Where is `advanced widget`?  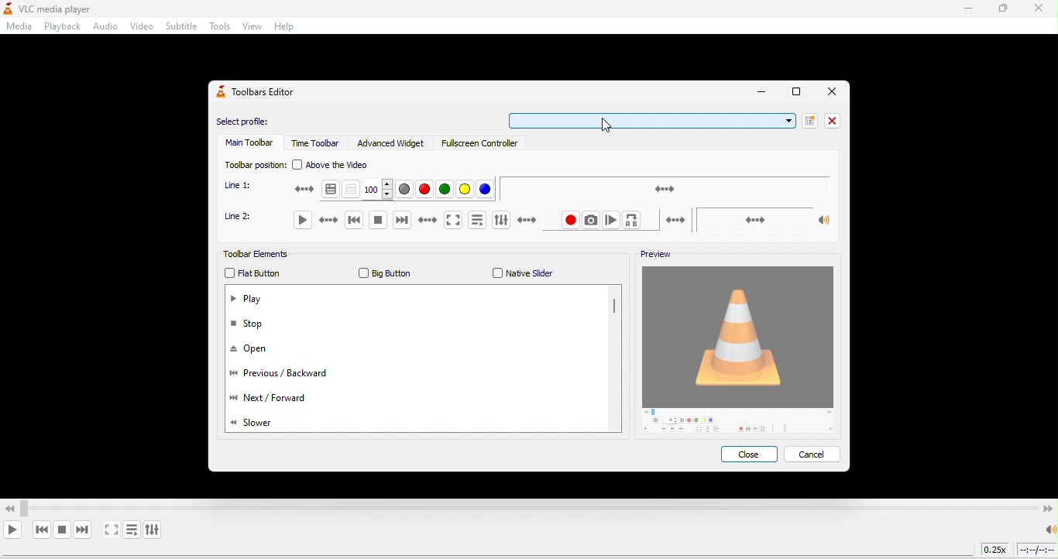 advanced widget is located at coordinates (393, 143).